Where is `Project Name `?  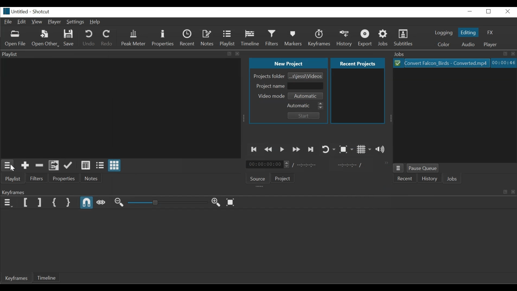 Project Name  is located at coordinates (269, 86).